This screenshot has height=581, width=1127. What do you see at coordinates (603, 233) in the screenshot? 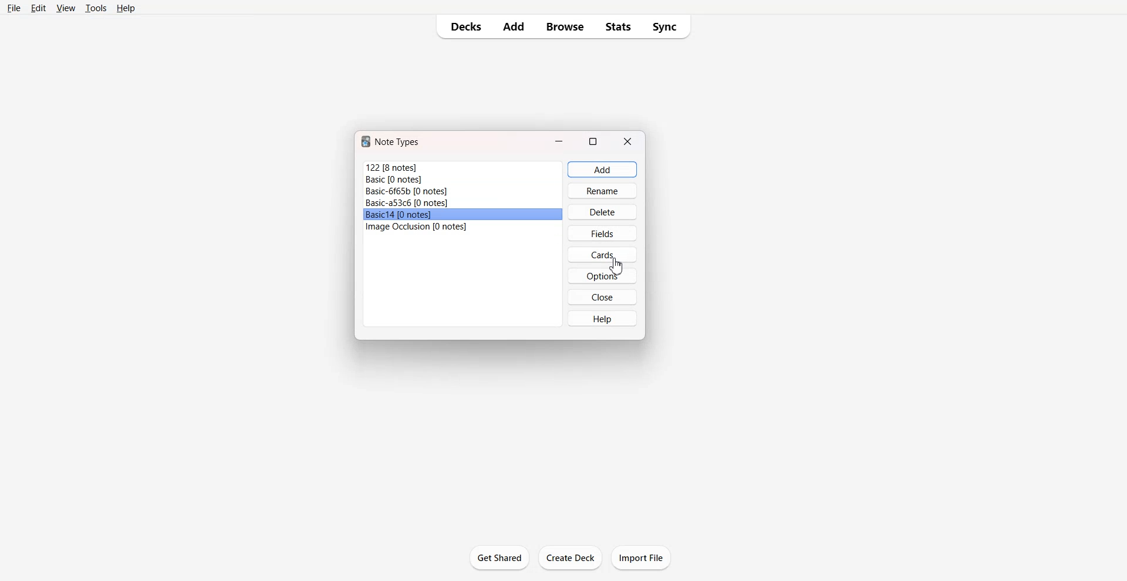
I see `Fields` at bounding box center [603, 233].